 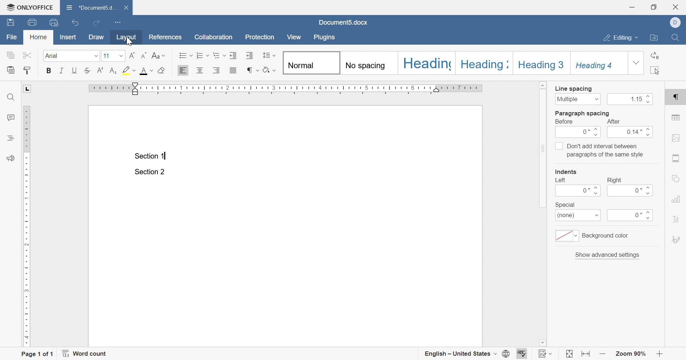 What do you see at coordinates (96, 56) in the screenshot?
I see `drop down` at bounding box center [96, 56].